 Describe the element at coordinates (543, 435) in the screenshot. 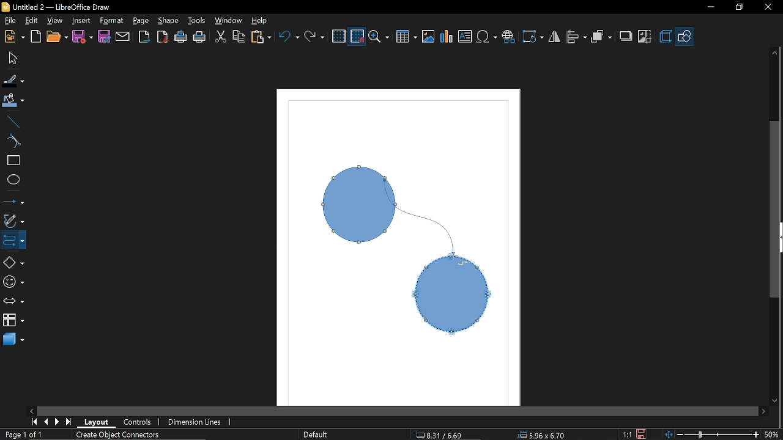

I see `Location` at that location.